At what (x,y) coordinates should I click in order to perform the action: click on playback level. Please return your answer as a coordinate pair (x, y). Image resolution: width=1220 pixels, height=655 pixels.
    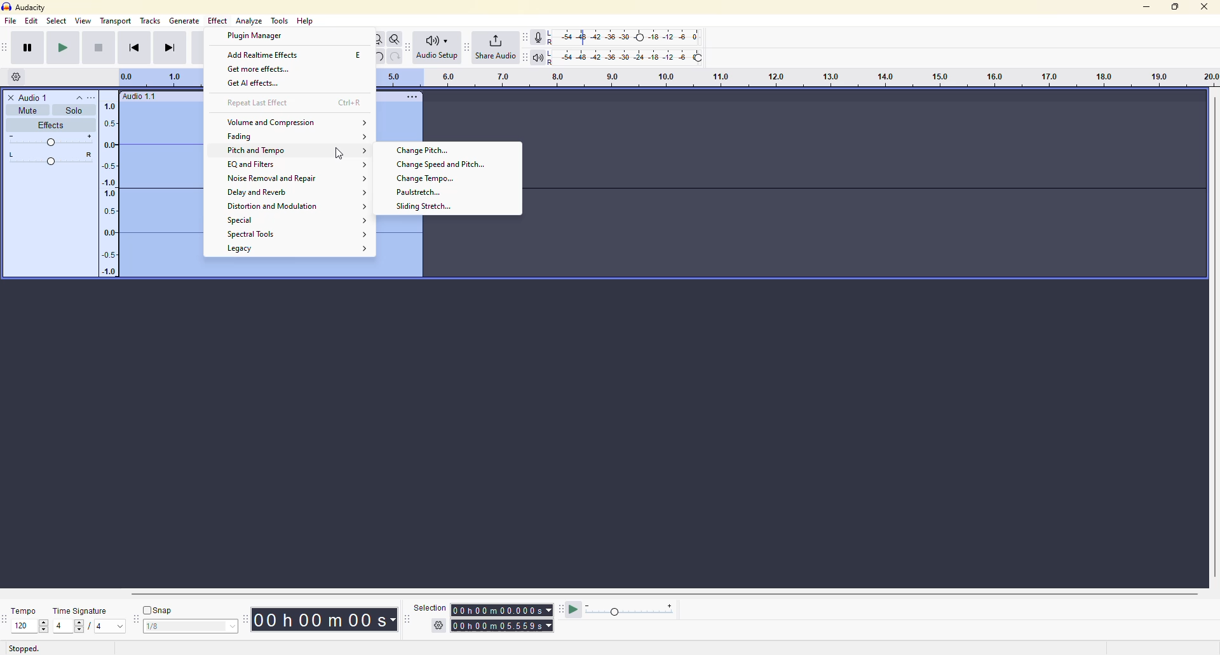
    Looking at the image, I should click on (624, 56).